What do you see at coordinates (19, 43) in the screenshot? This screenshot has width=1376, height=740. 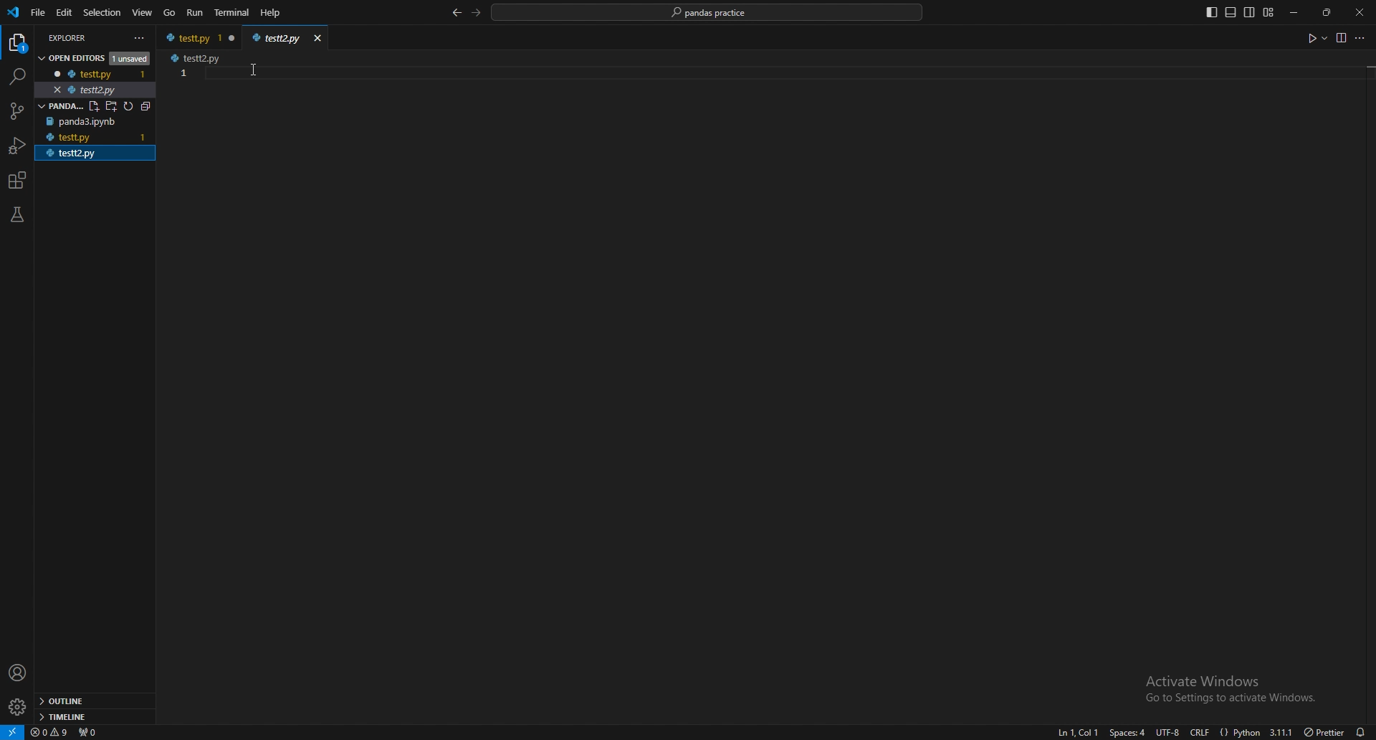 I see `explorer` at bounding box center [19, 43].